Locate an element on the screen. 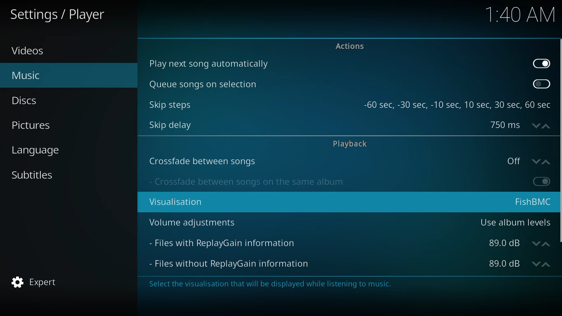 Image resolution: width=562 pixels, height=316 pixels. db is located at coordinates (519, 264).